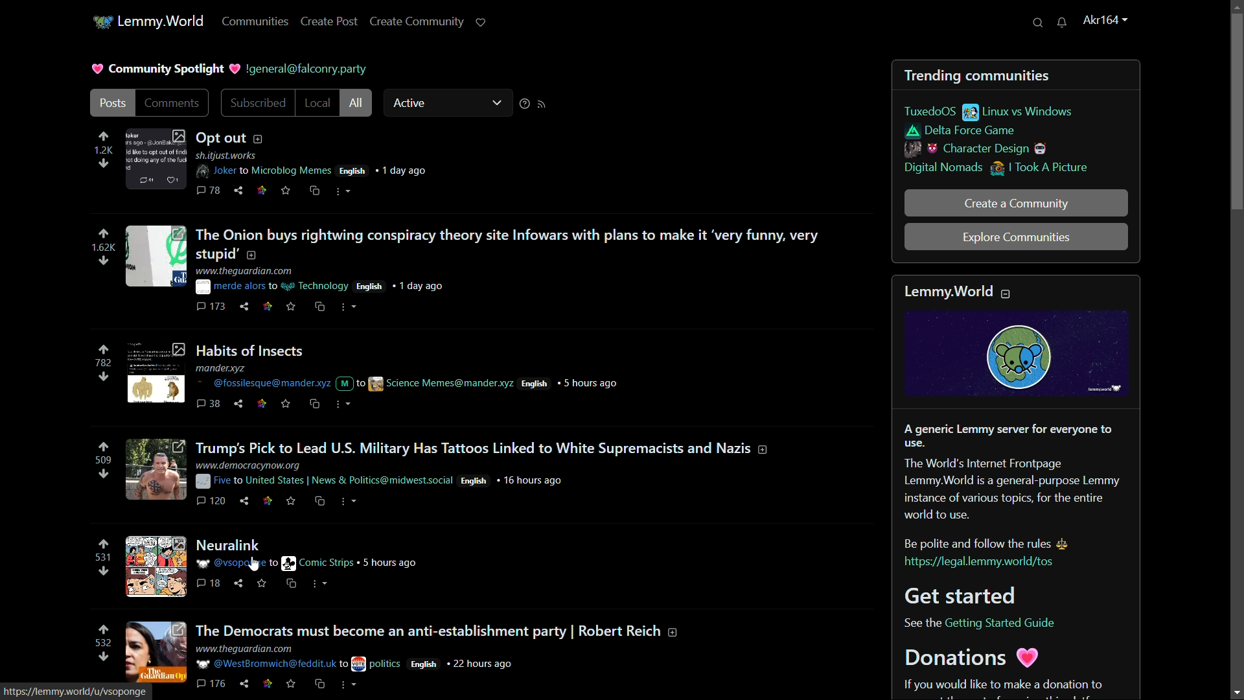 This screenshot has width=1244, height=700. Describe the element at coordinates (941, 167) in the screenshot. I see `digital nomads` at that location.